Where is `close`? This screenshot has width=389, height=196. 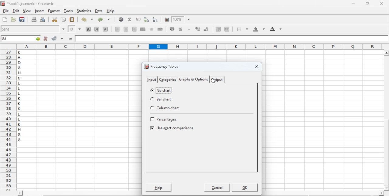
close is located at coordinates (256, 67).